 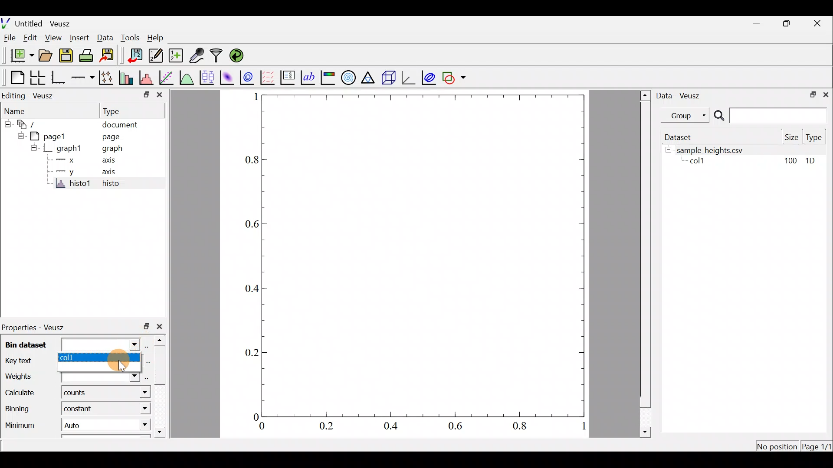 What do you see at coordinates (811, 162) in the screenshot?
I see `1D` at bounding box center [811, 162].